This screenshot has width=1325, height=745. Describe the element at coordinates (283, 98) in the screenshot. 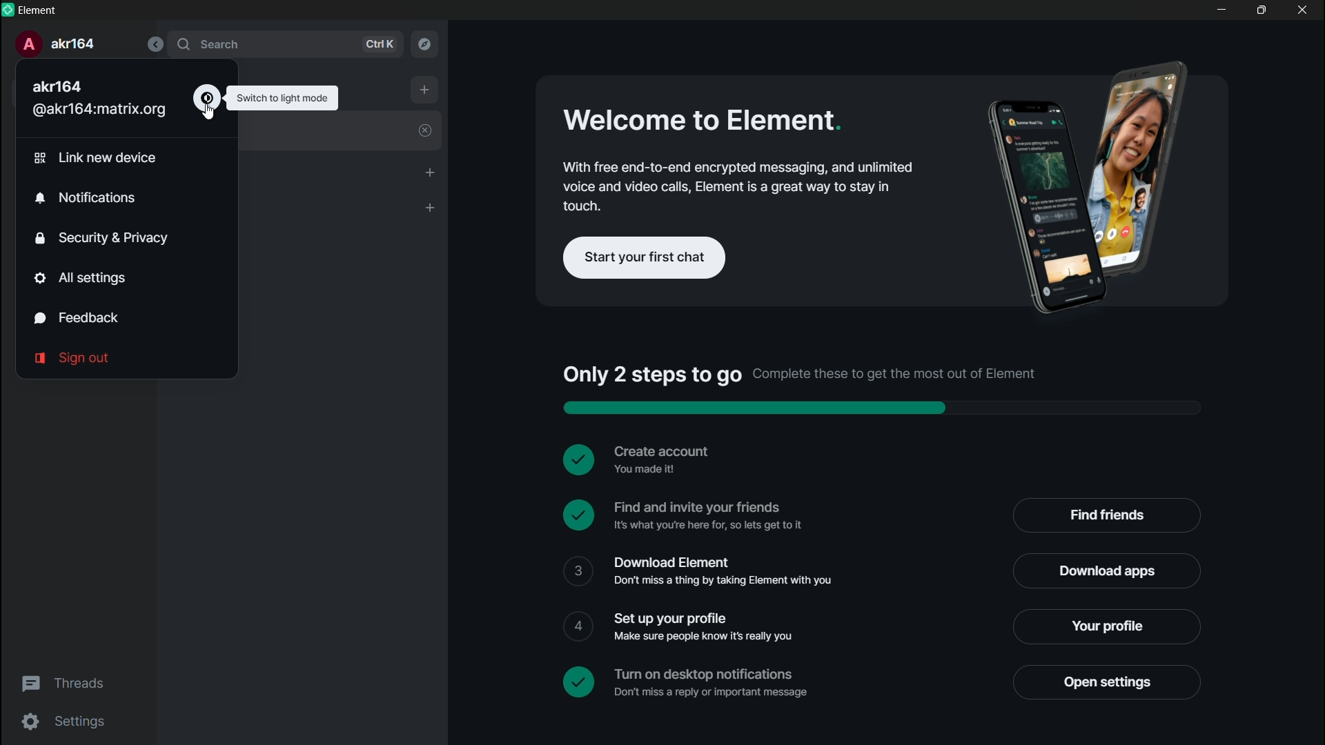

I see `switch to light mode pop up` at that location.